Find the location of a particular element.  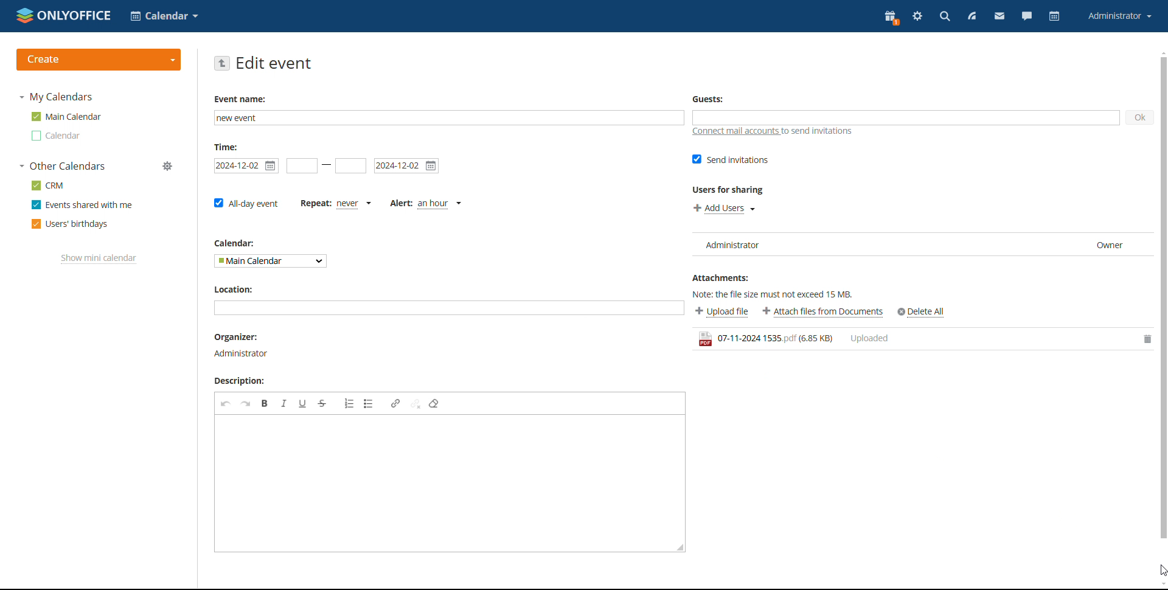

bold is located at coordinates (265, 403).